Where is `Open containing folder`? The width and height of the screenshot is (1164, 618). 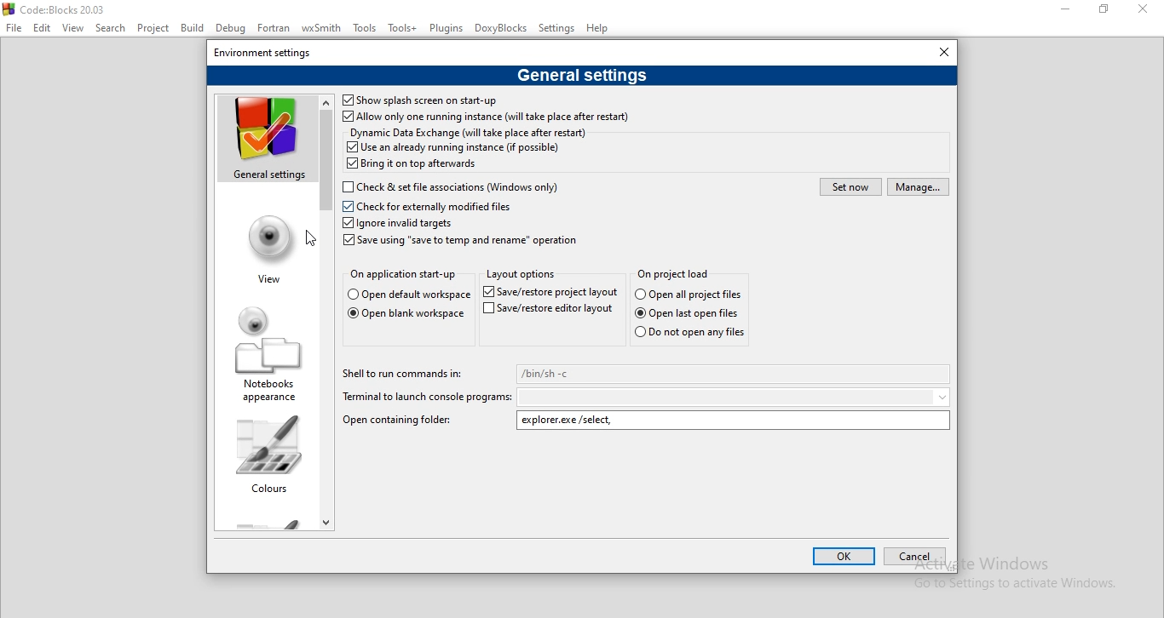
Open containing folder is located at coordinates (415, 421).